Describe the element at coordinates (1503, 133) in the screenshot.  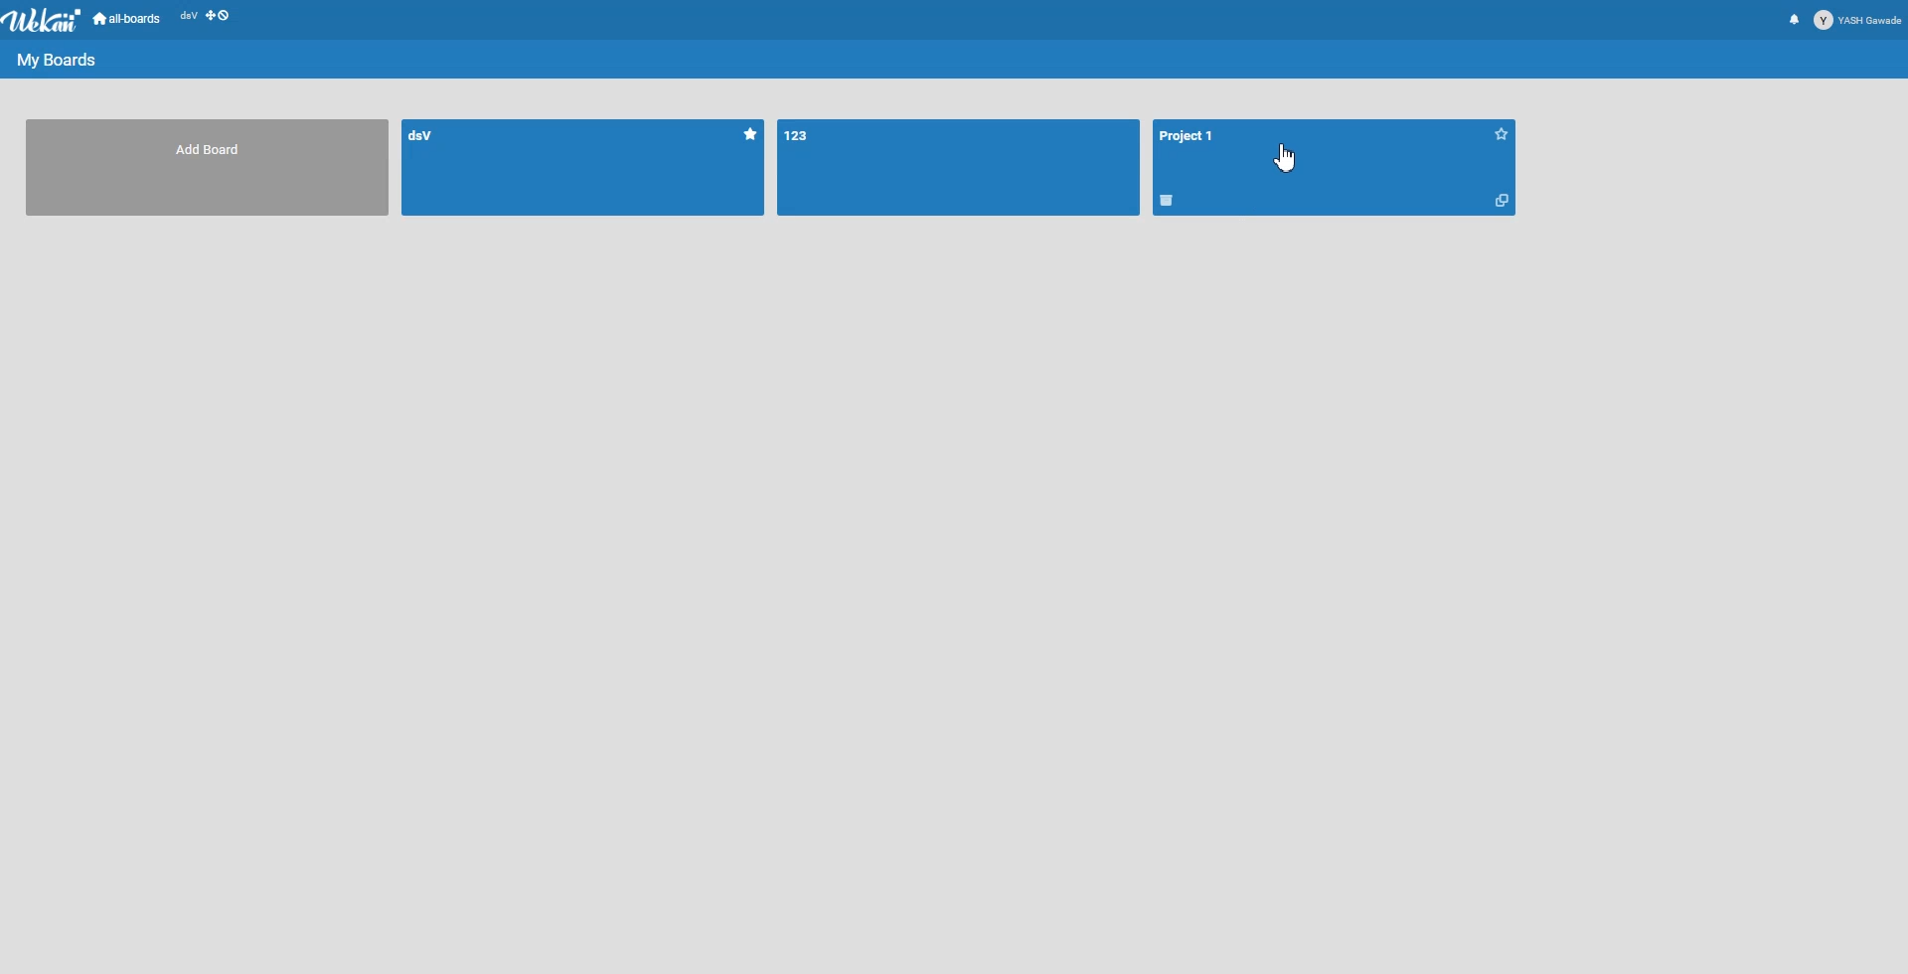
I see `Starred` at that location.